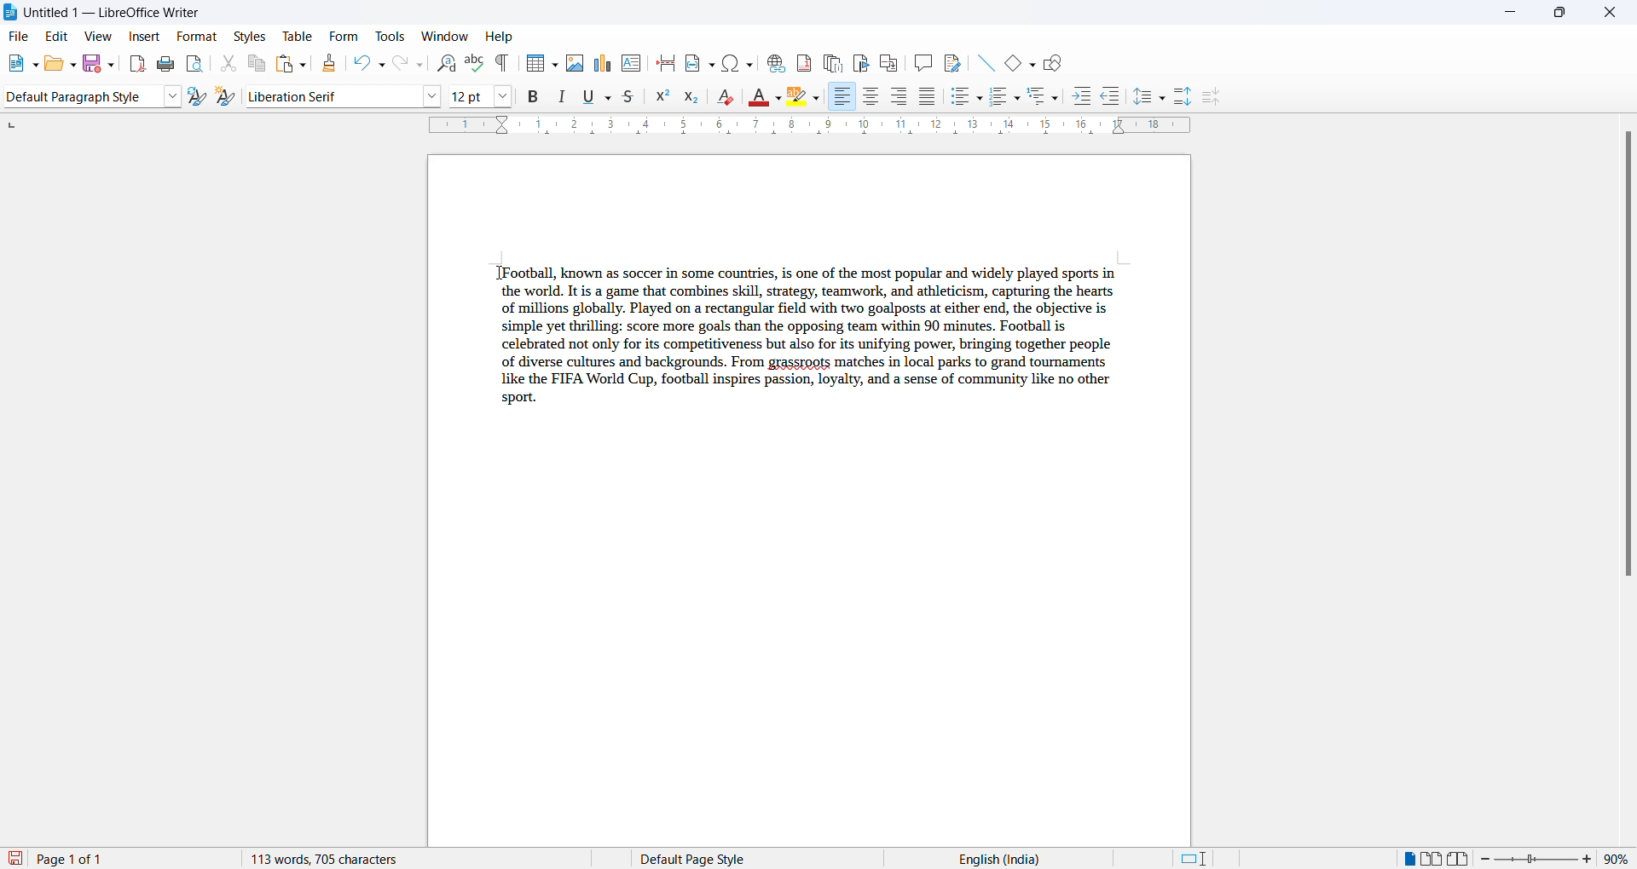  What do you see at coordinates (1019, 99) in the screenshot?
I see `toggle ordered list ` at bounding box center [1019, 99].